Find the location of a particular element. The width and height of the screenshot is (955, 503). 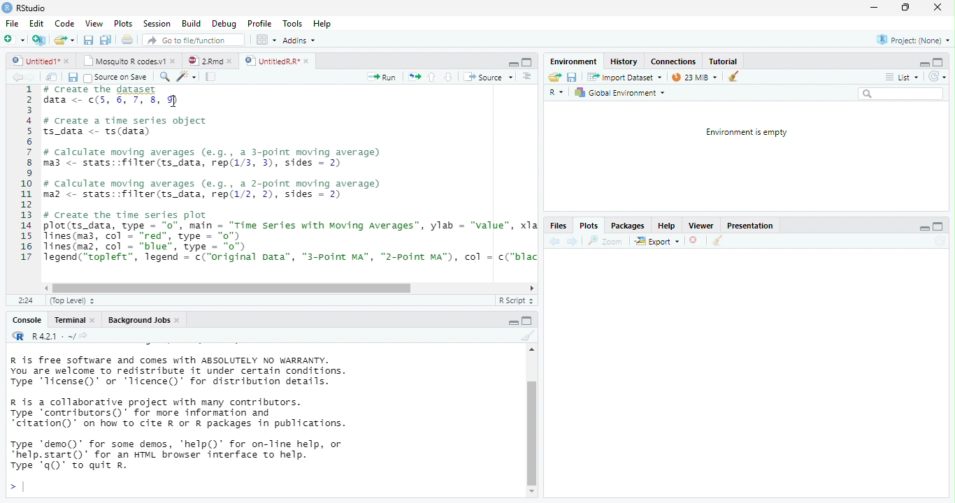

close is located at coordinates (696, 242).